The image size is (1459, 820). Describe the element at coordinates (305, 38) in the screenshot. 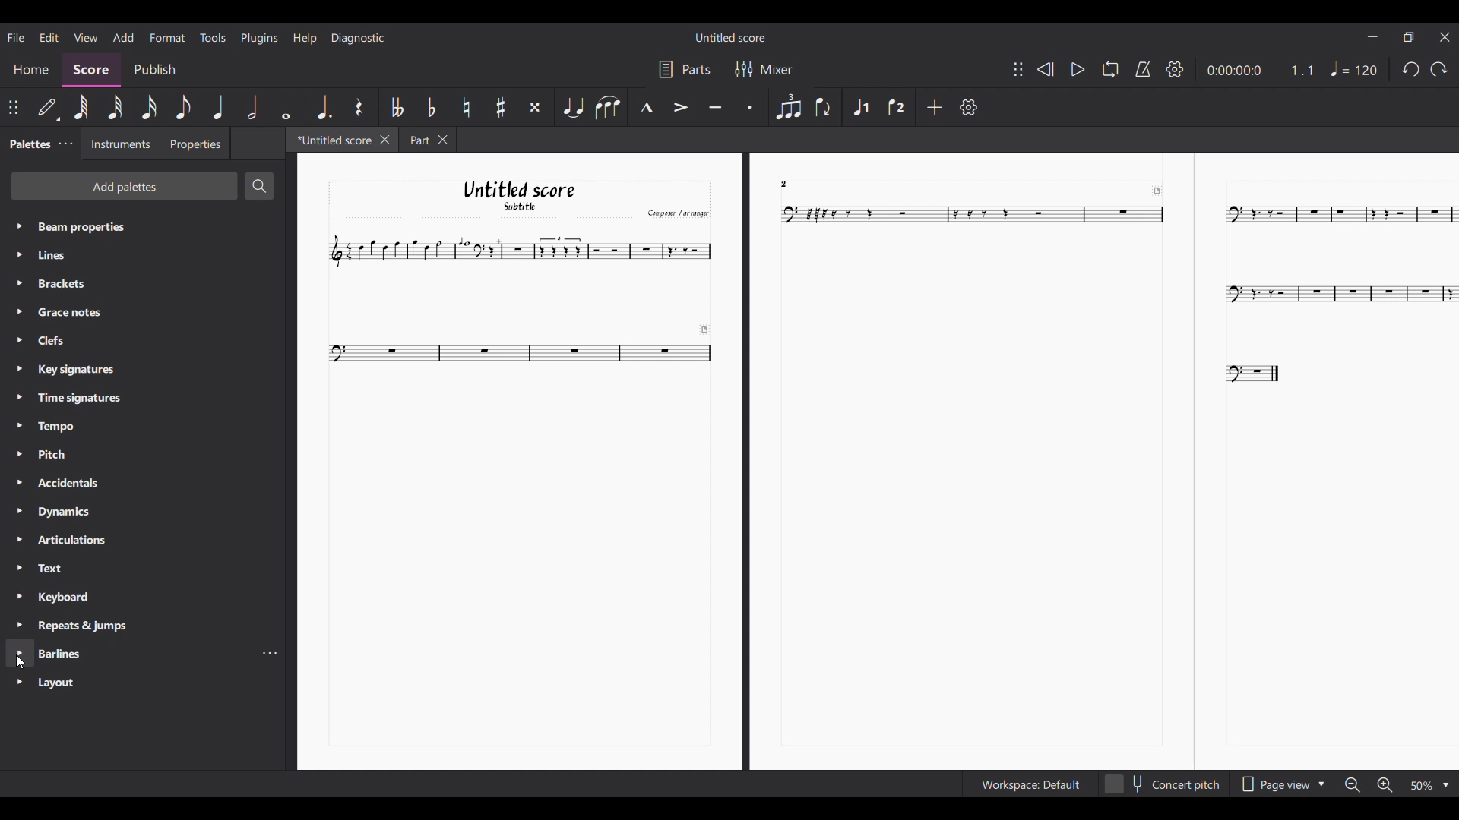

I see `Help menu` at that location.